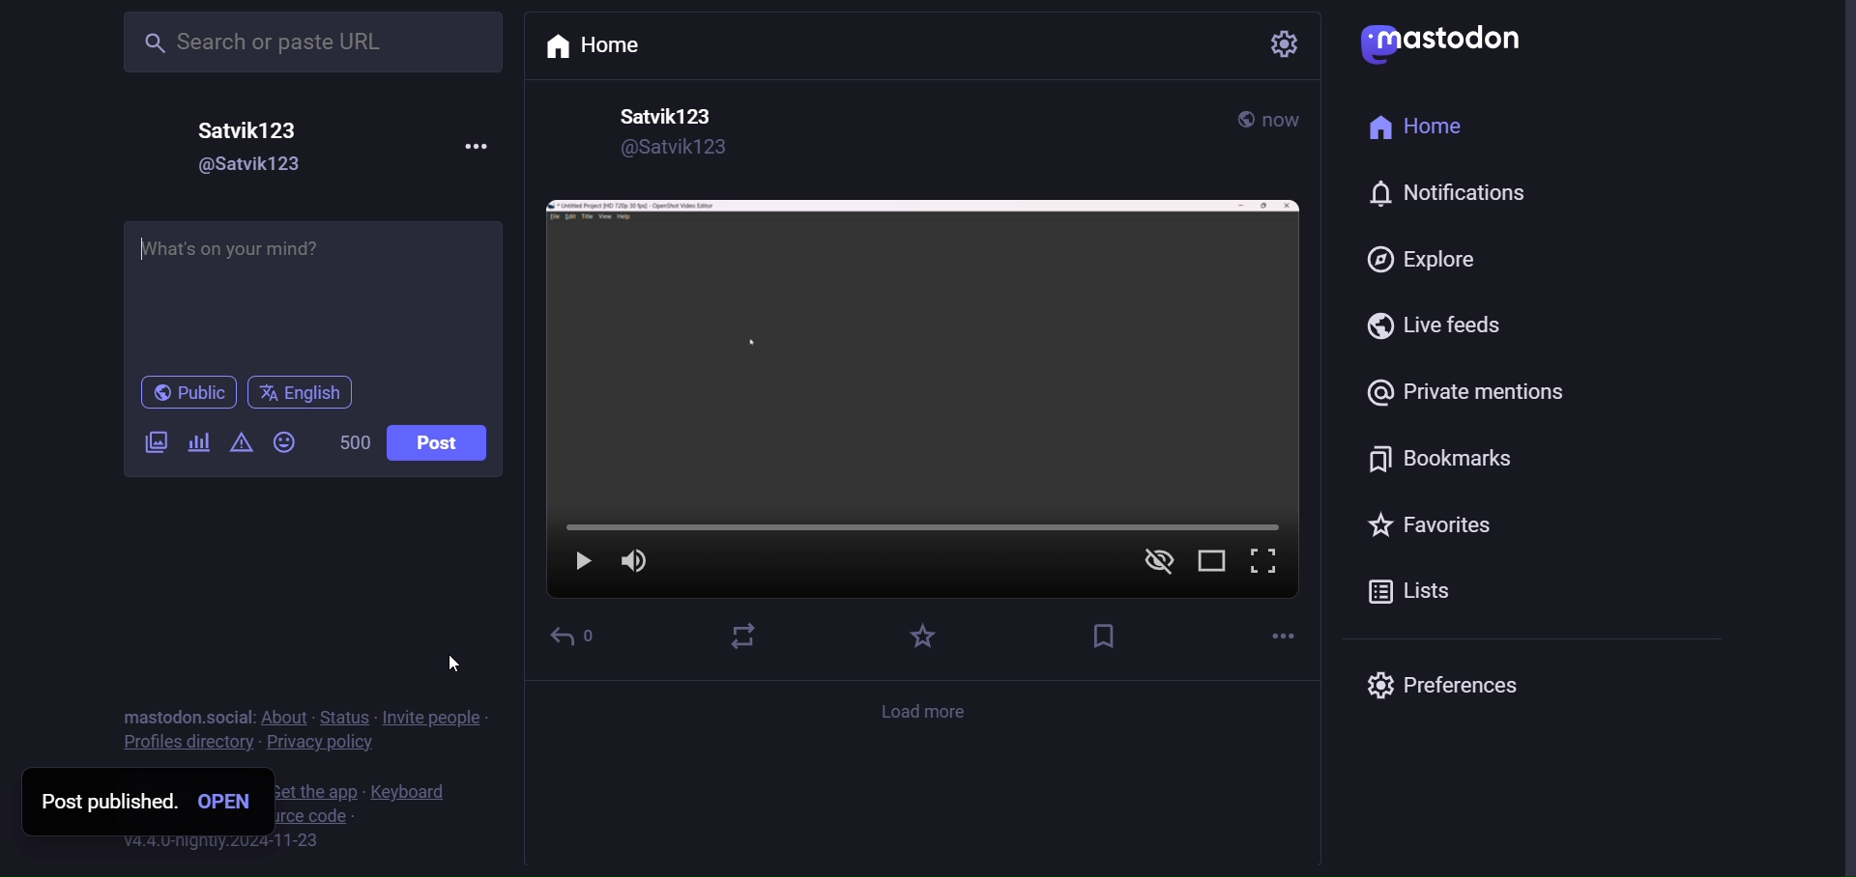 This screenshot has width=1856, height=877. I want to click on name, so click(662, 116).